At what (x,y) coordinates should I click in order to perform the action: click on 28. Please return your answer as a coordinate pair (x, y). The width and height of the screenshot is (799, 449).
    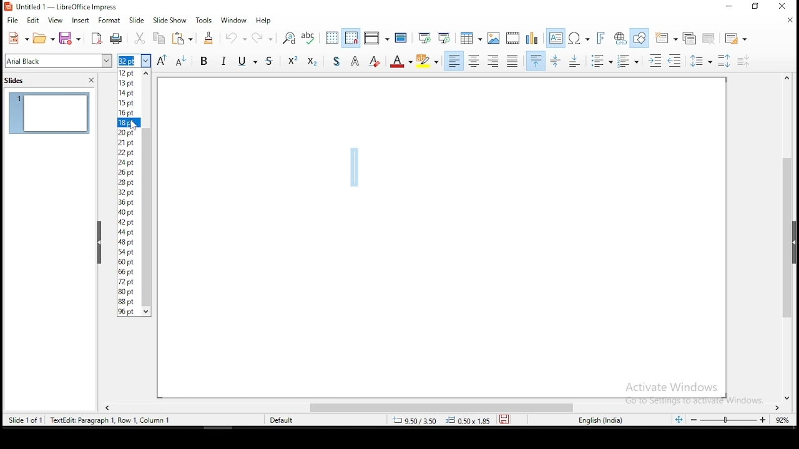
    Looking at the image, I should click on (129, 181).